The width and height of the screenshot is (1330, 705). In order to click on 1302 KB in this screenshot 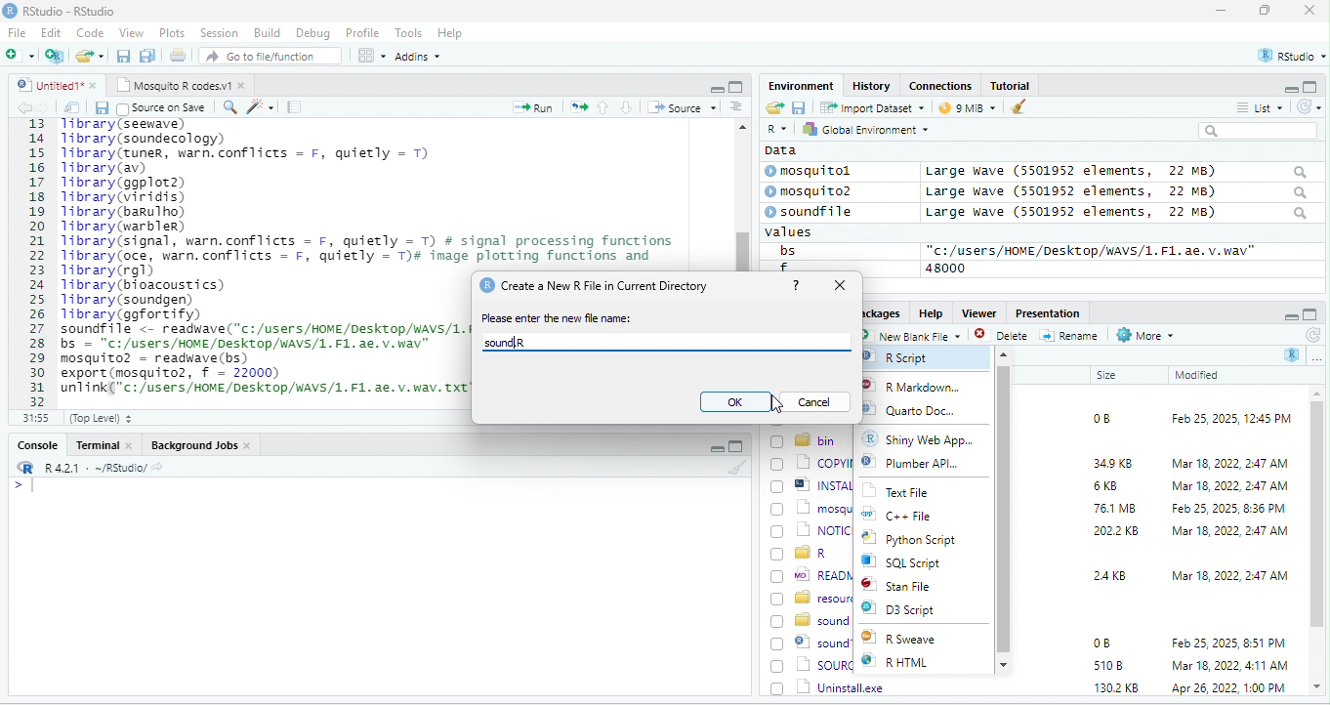, I will do `click(1118, 687)`.